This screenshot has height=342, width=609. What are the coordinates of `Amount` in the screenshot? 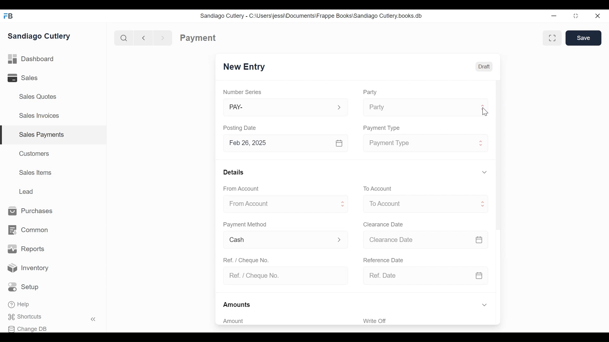 It's located at (282, 321).